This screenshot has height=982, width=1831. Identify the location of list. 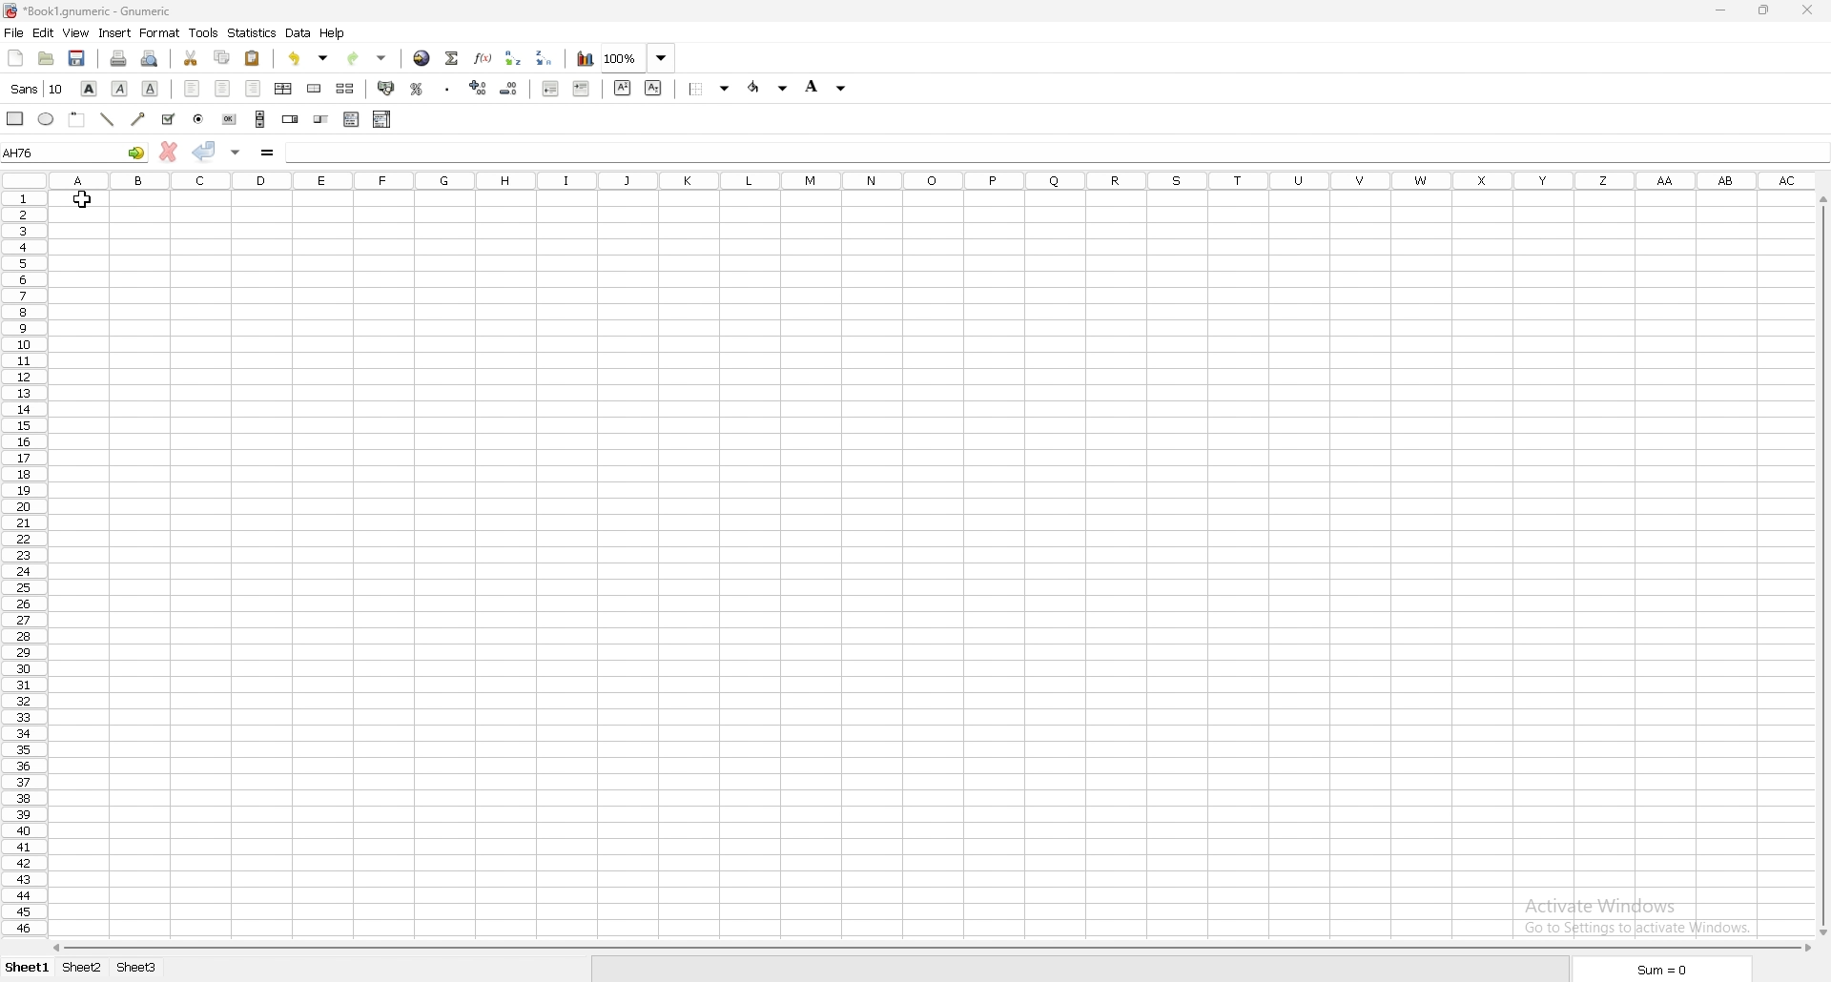
(351, 119).